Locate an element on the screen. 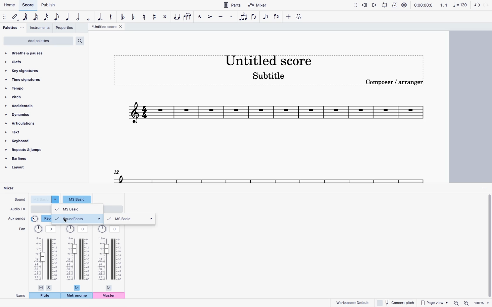 This screenshot has width=492, height=307. more is located at coordinates (287, 16).